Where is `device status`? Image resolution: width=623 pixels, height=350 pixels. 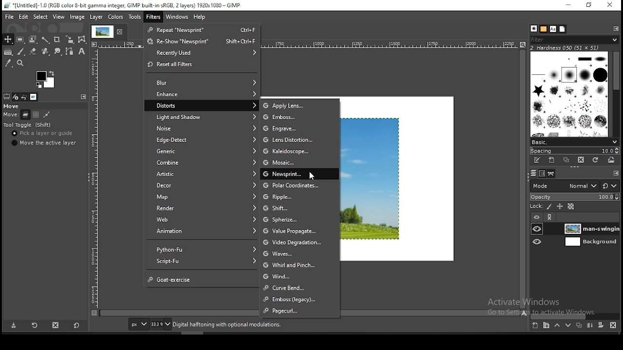 device status is located at coordinates (16, 97).